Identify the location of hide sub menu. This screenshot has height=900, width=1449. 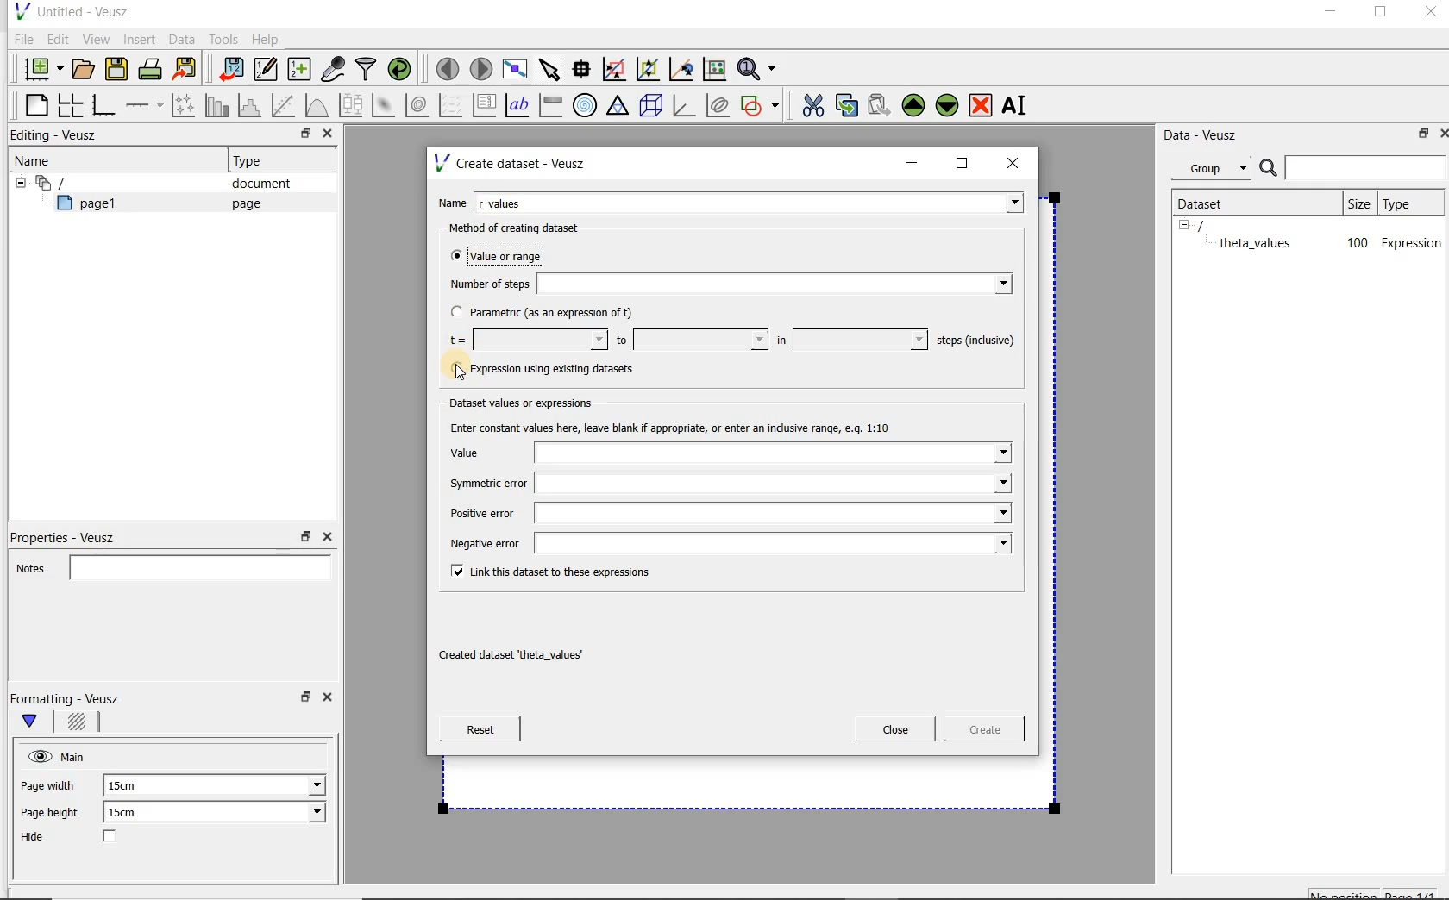
(16, 181).